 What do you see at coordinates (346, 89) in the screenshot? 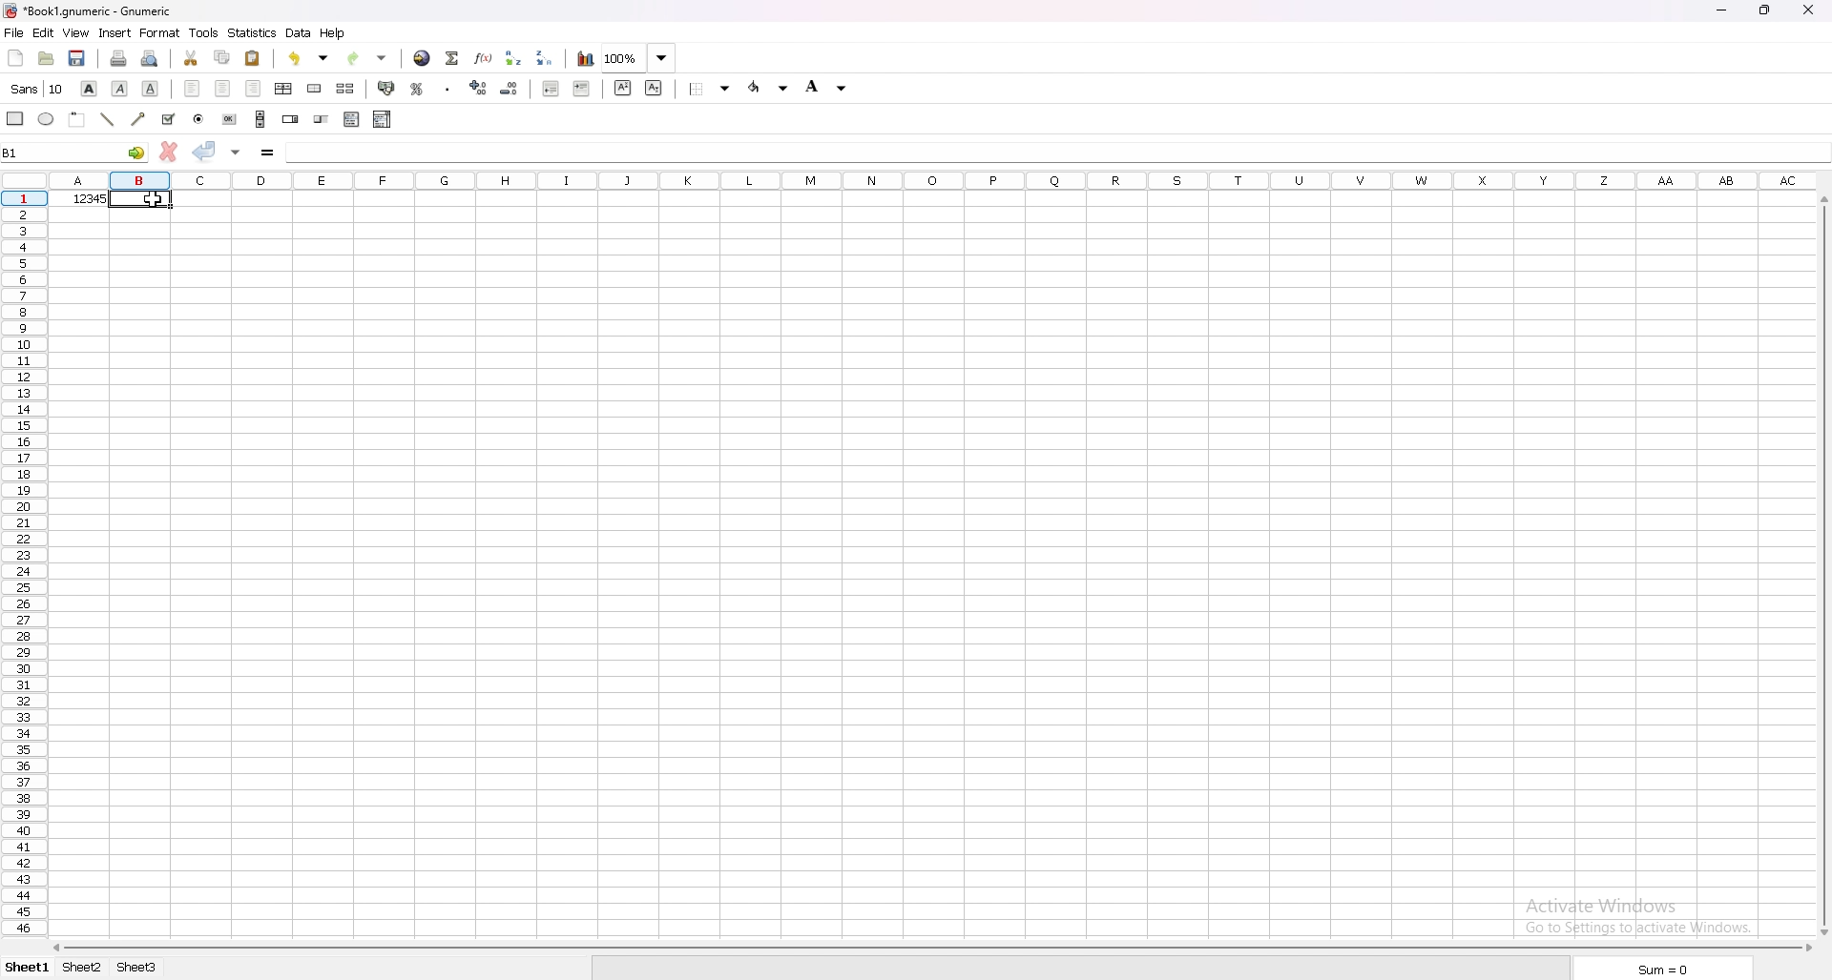
I see `split merged cells` at bounding box center [346, 89].